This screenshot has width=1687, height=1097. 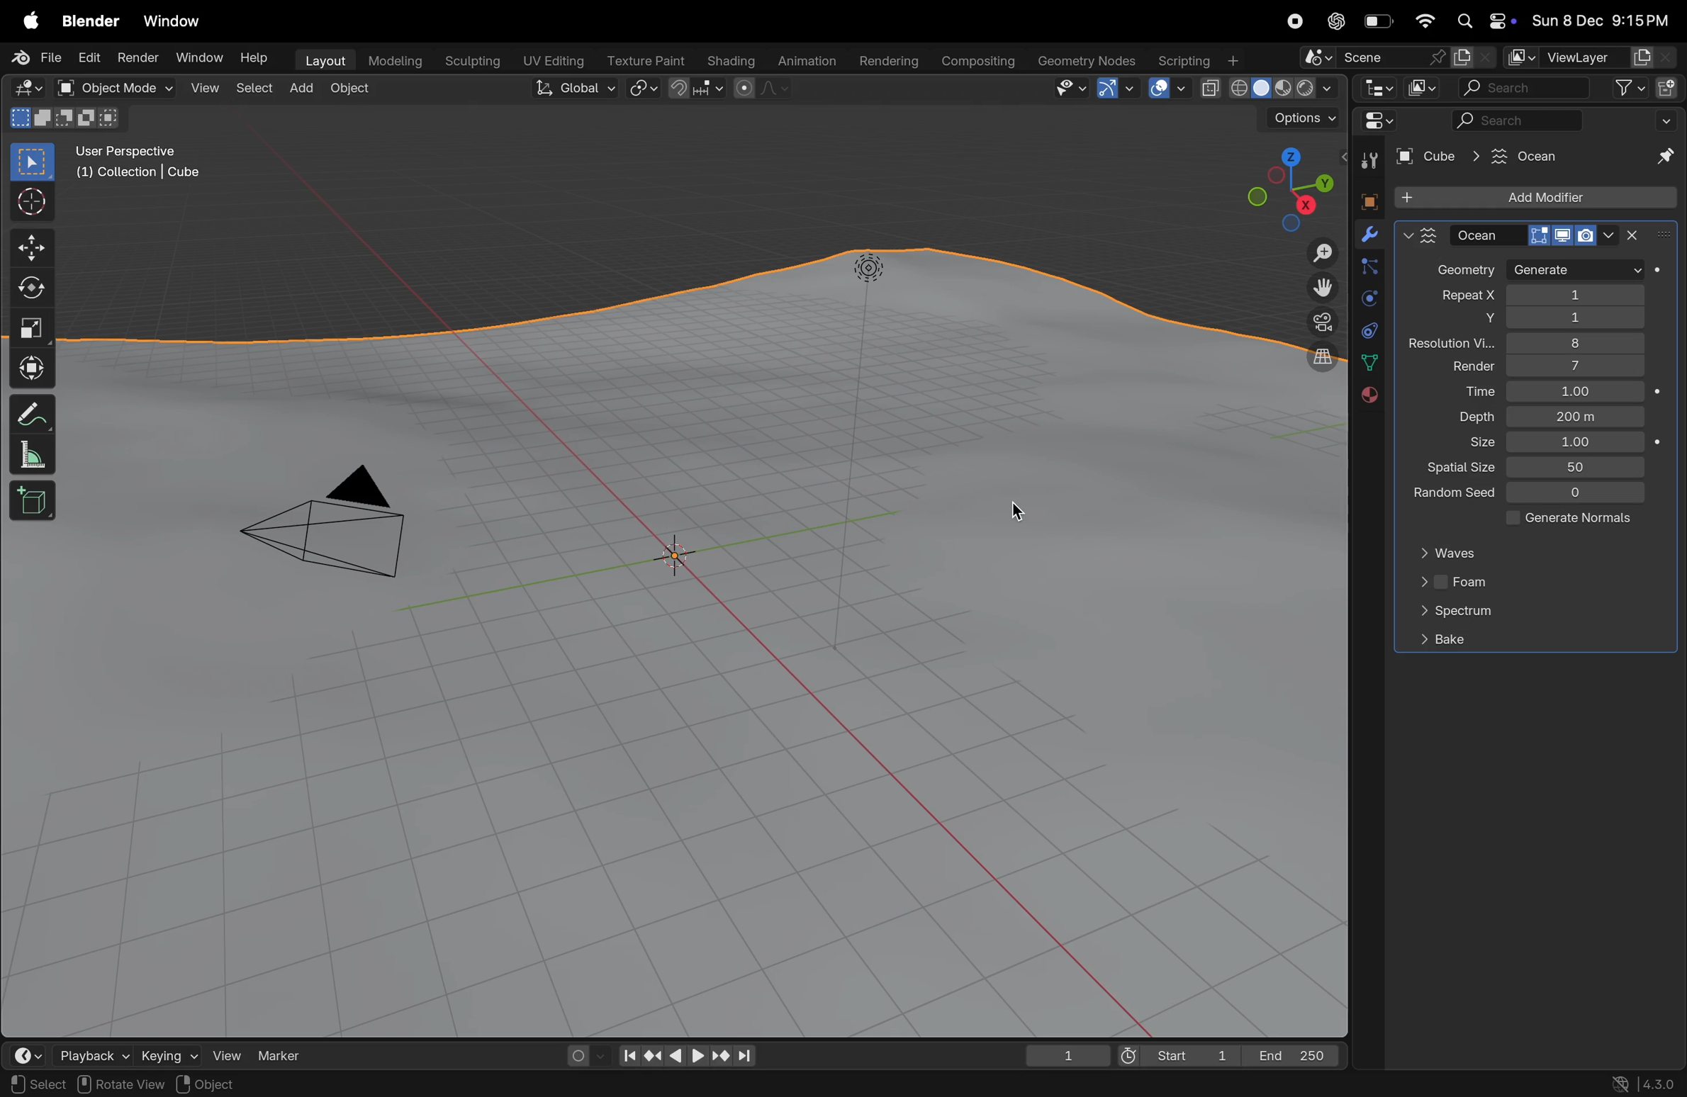 I want to click on deoth, so click(x=1472, y=417).